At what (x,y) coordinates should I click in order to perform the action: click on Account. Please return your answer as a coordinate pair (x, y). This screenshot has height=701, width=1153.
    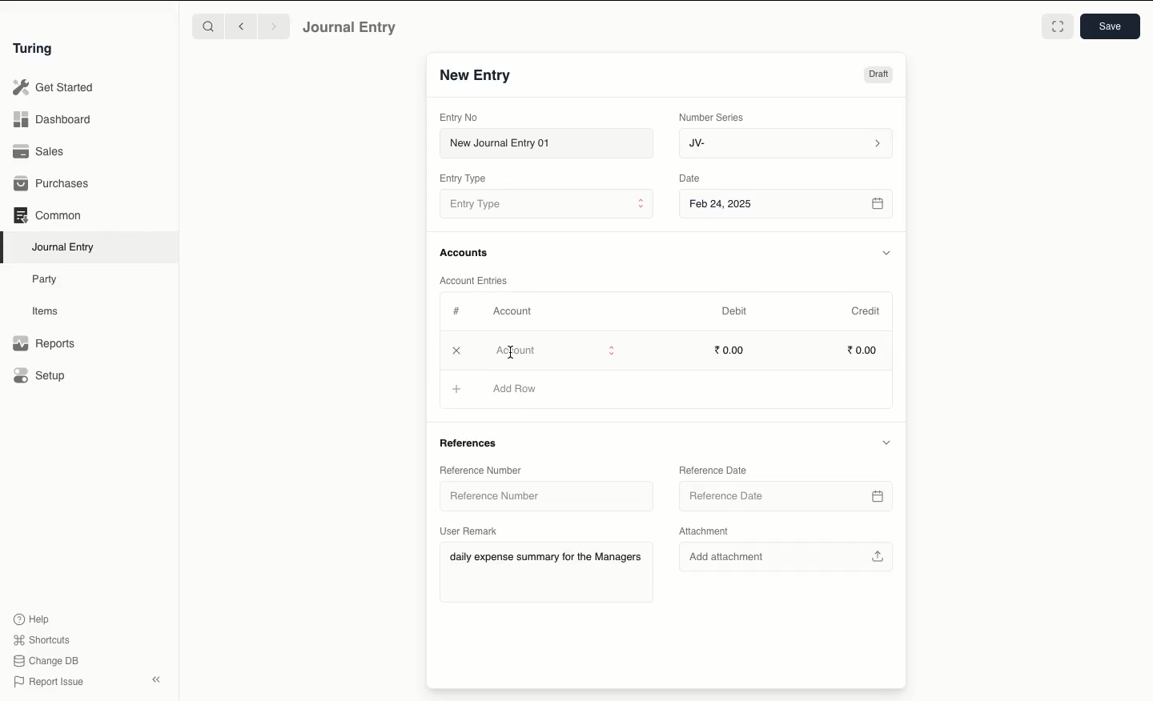
    Looking at the image, I should click on (513, 311).